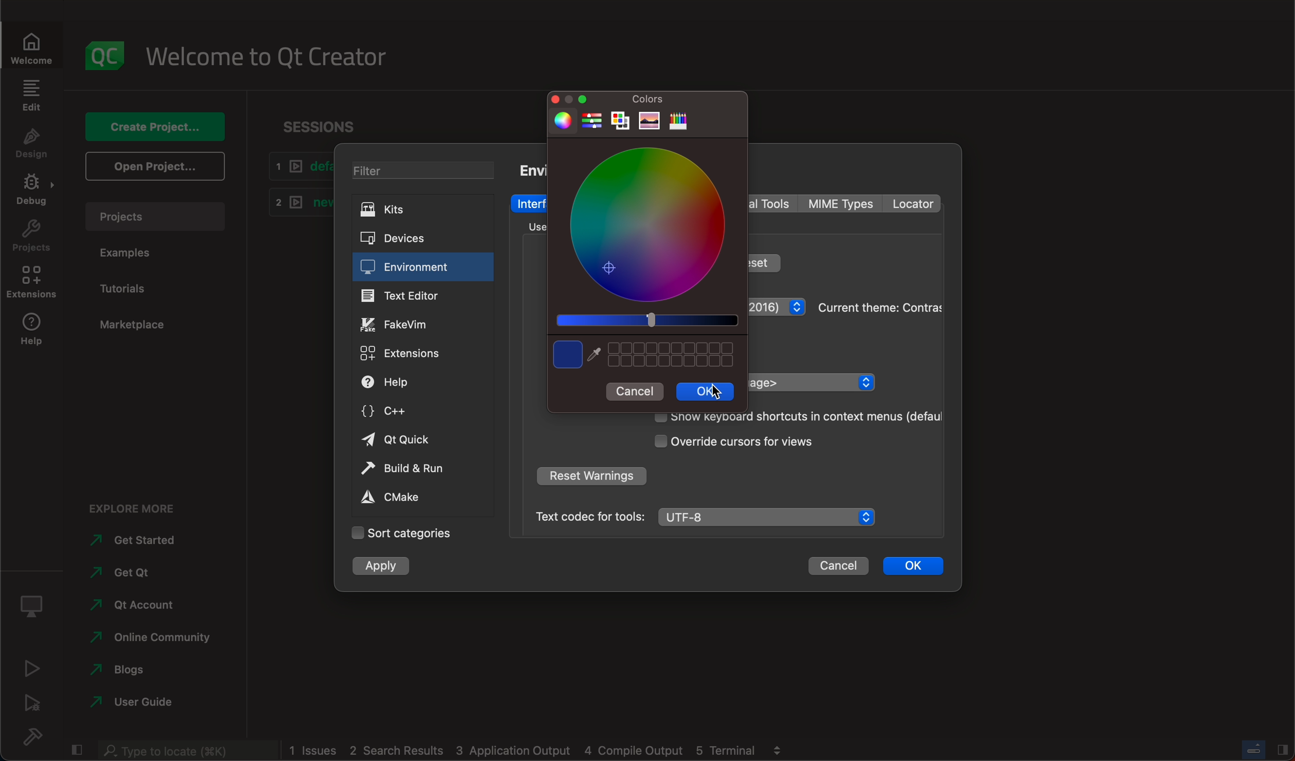 The height and width of the screenshot is (761, 1295). Describe the element at coordinates (706, 391) in the screenshot. I see `ok` at that location.